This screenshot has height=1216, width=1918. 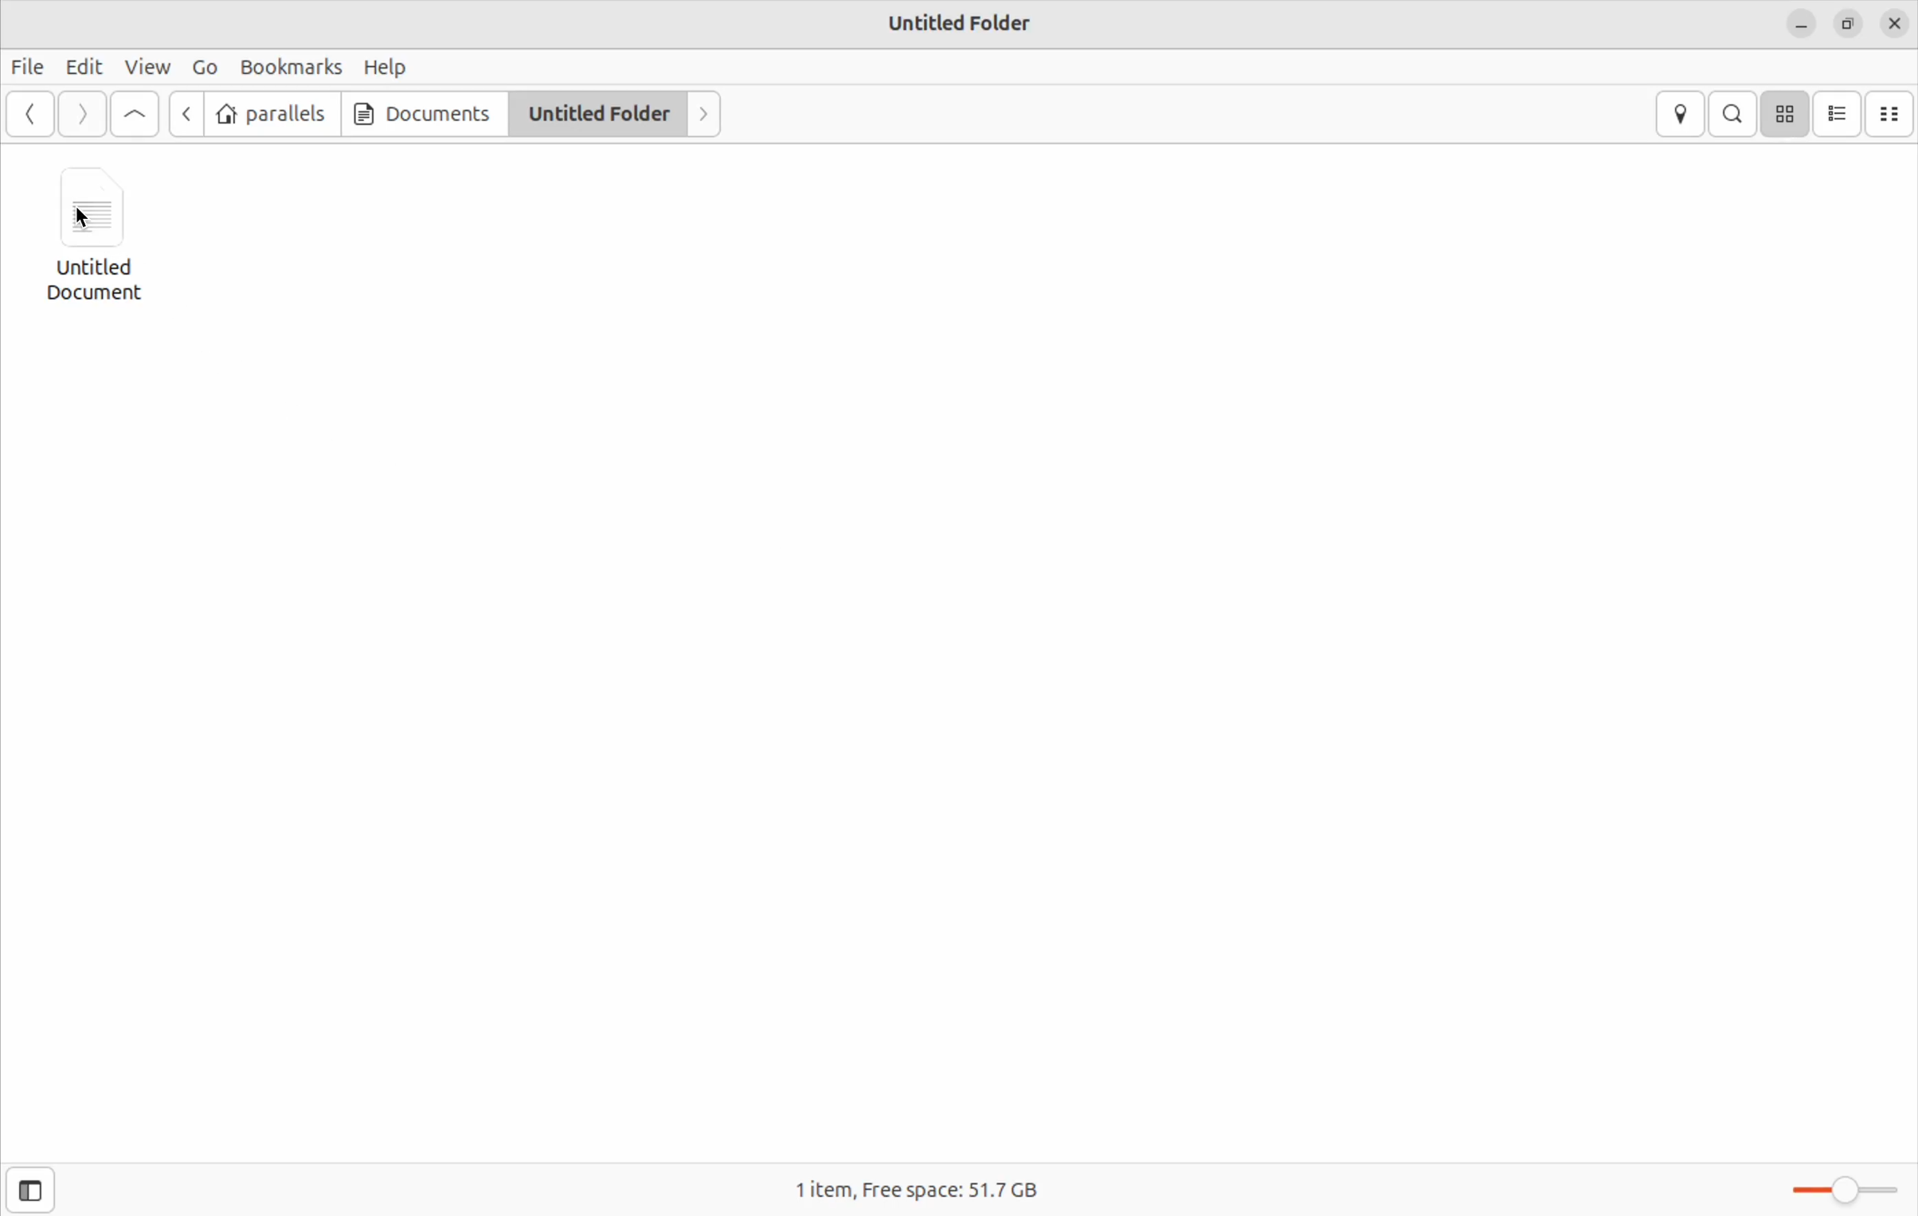 What do you see at coordinates (202, 66) in the screenshot?
I see `Go` at bounding box center [202, 66].